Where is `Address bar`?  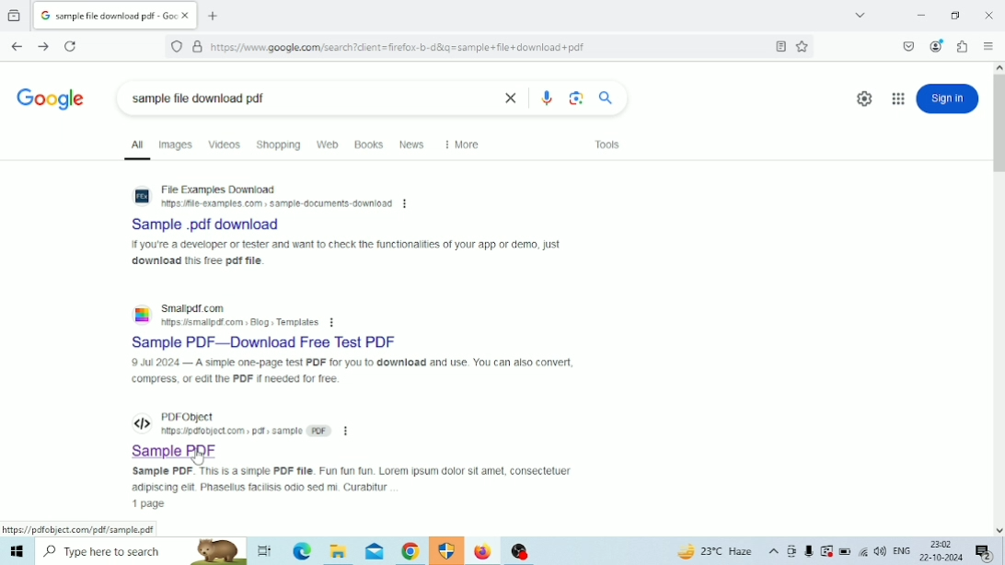
Address bar is located at coordinates (449, 47).